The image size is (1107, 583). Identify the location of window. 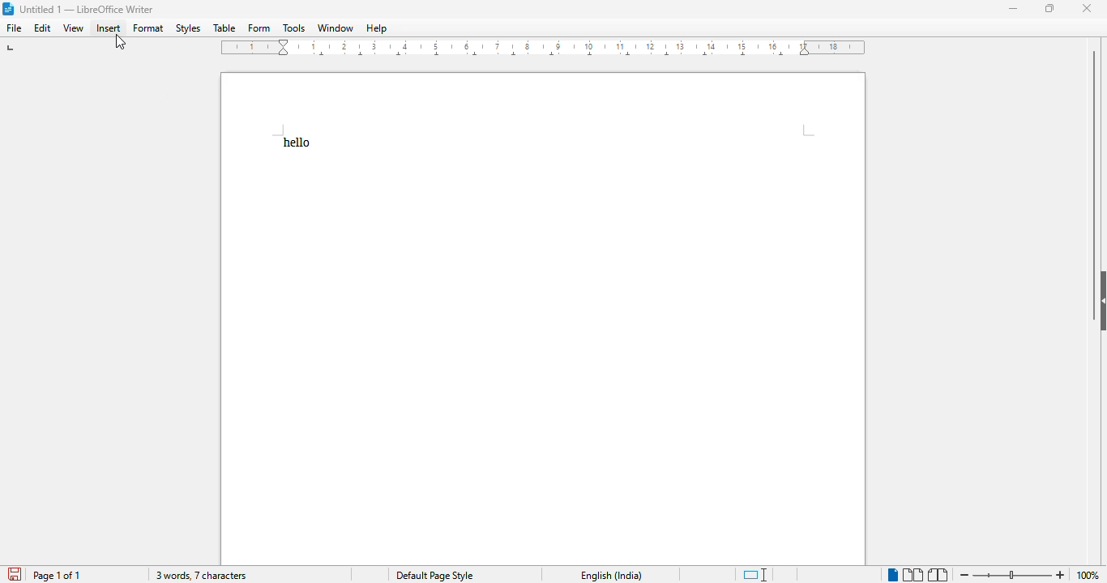
(336, 28).